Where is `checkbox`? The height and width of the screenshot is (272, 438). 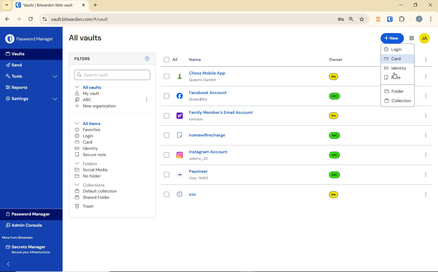
checkbox is located at coordinates (167, 155).